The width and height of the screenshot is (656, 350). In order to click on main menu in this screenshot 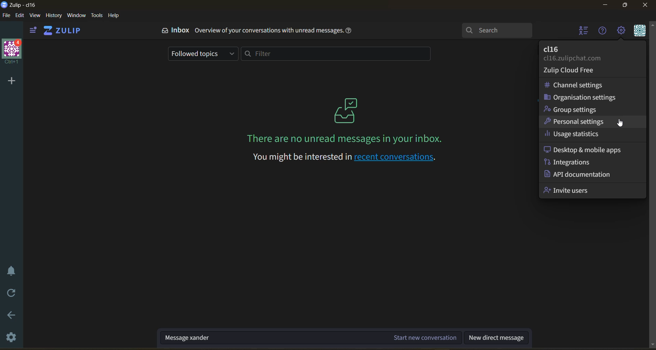, I will do `click(621, 30)`.